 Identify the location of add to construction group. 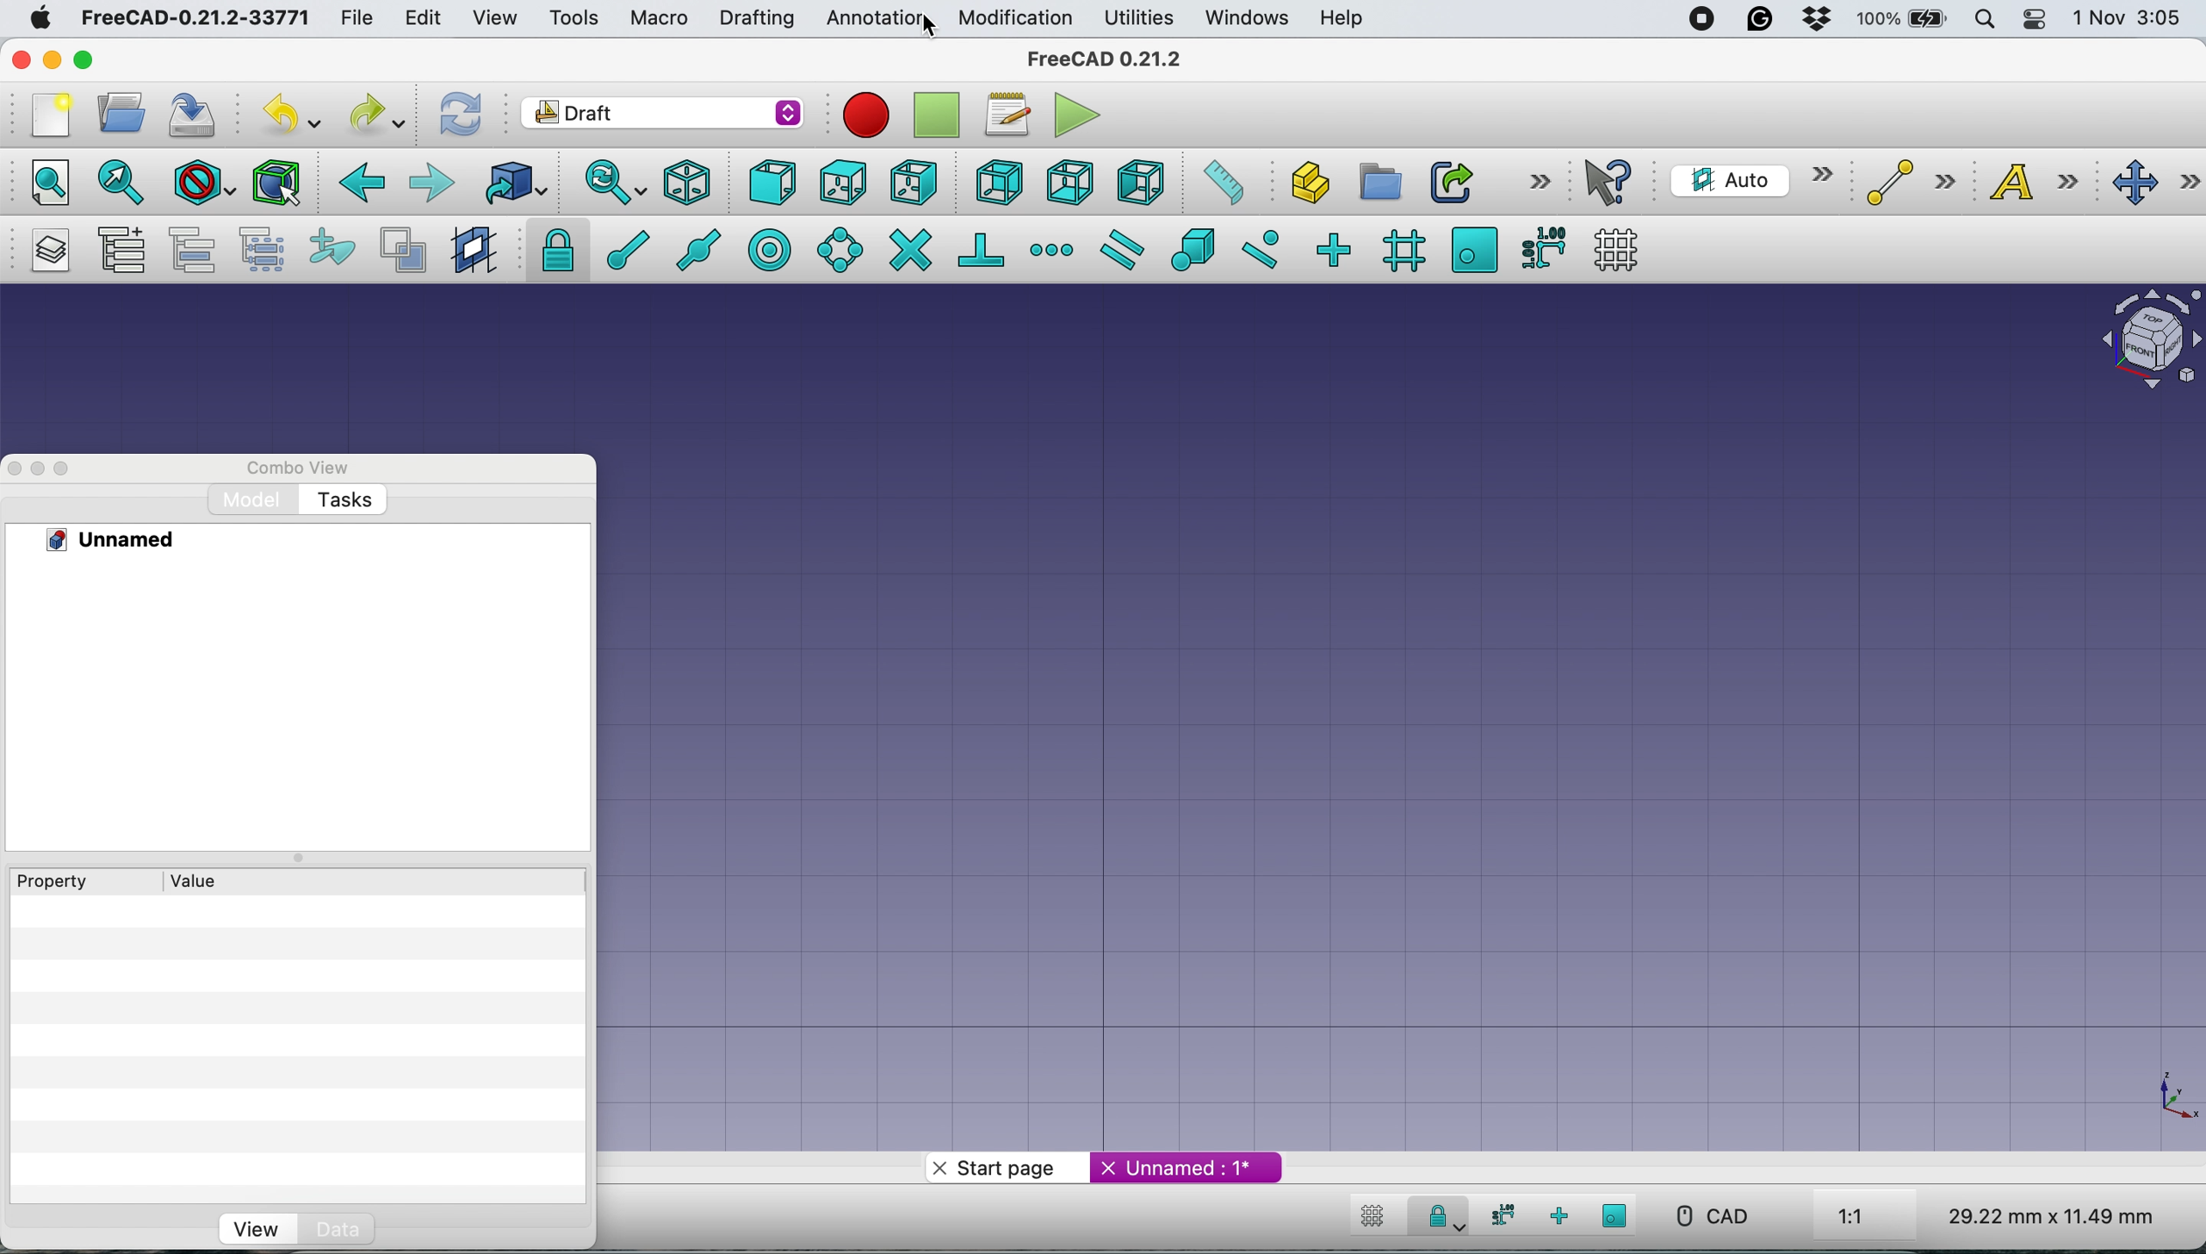
(330, 251).